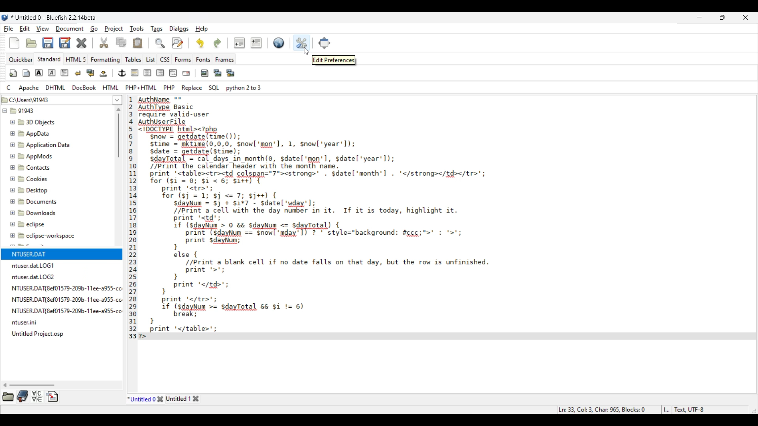 The width and height of the screenshot is (758, 426). Describe the element at coordinates (121, 42) in the screenshot. I see `Copy` at that location.